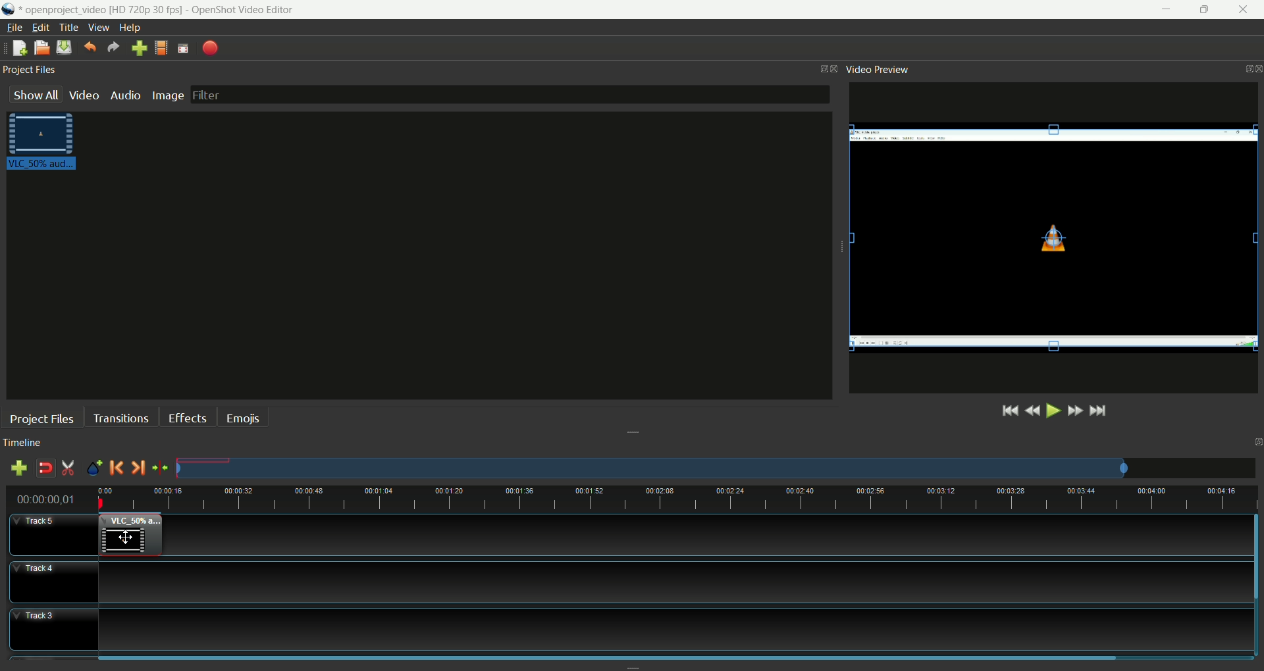 The image size is (1264, 671). I want to click on save project, so click(62, 47).